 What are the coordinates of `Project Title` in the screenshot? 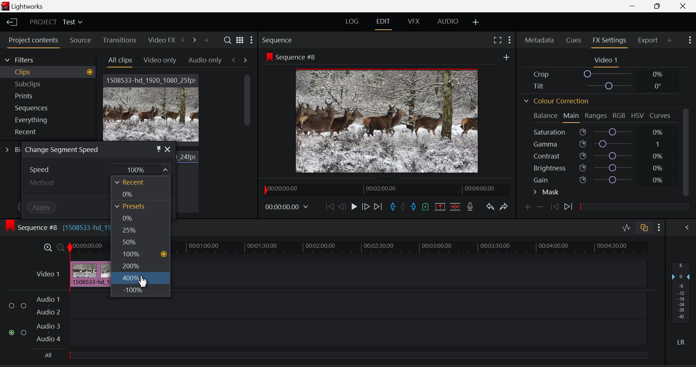 It's located at (57, 22).